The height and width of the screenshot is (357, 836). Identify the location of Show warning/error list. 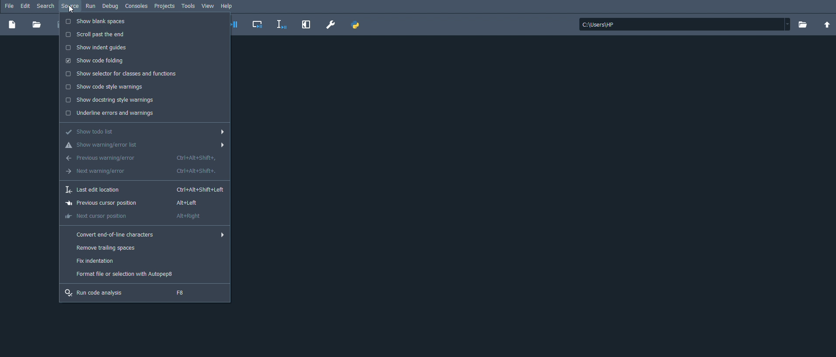
(144, 146).